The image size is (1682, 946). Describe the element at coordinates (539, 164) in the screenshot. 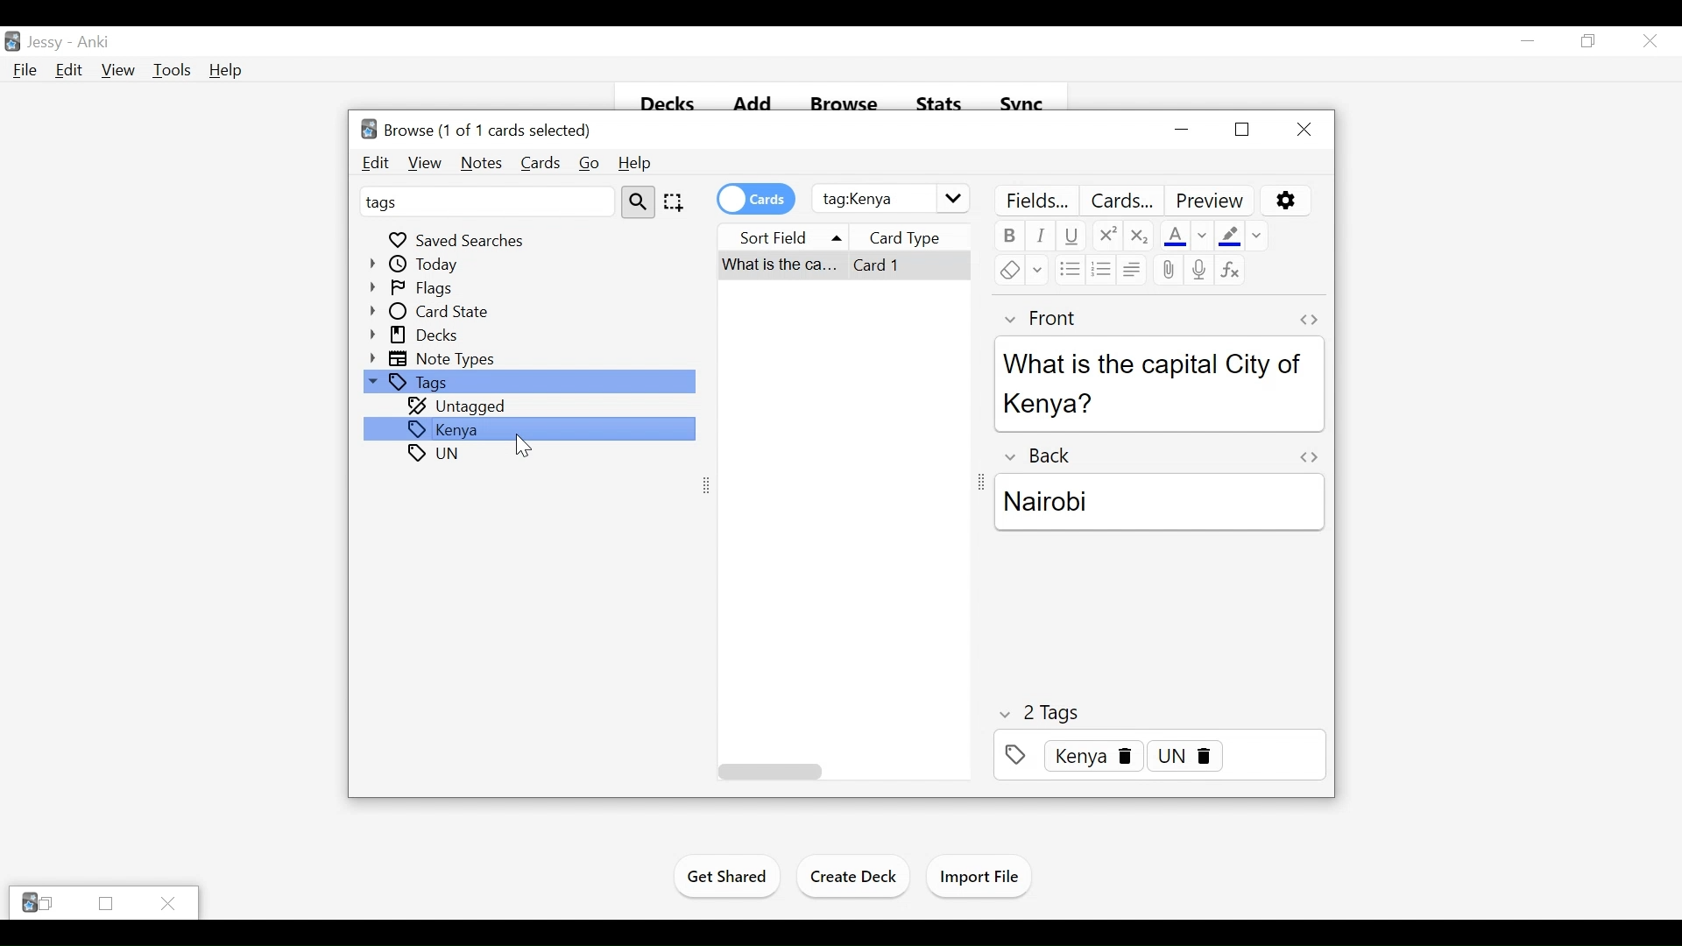

I see `Cards` at that location.